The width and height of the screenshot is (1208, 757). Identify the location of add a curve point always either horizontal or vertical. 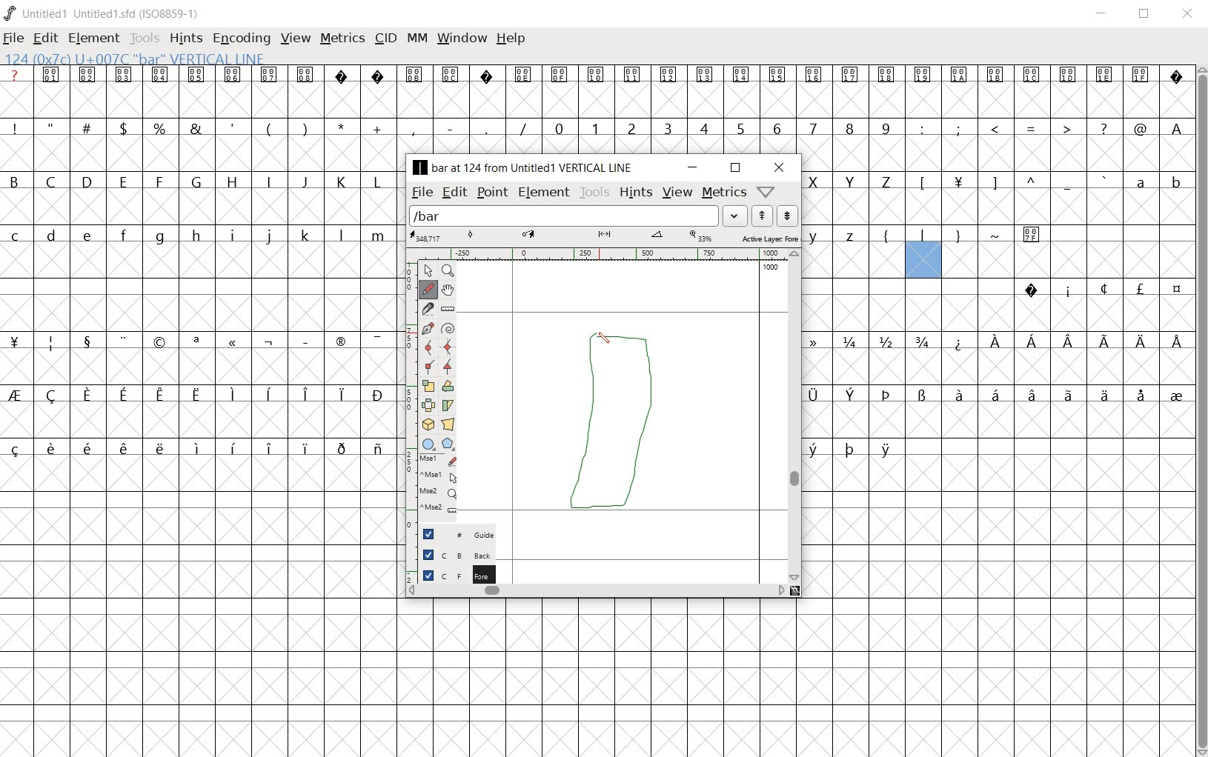
(446, 346).